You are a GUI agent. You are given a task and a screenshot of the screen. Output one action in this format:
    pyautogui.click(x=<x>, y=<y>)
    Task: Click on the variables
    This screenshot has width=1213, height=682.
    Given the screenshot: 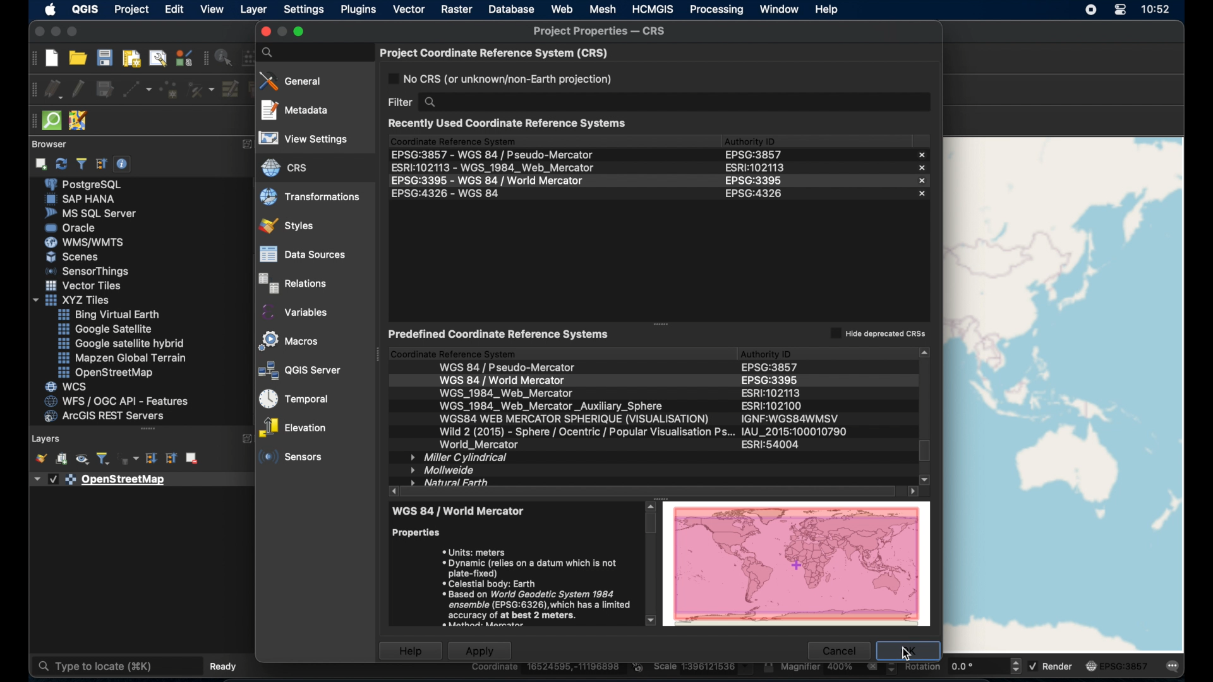 What is the action you would take?
    pyautogui.click(x=296, y=311)
    